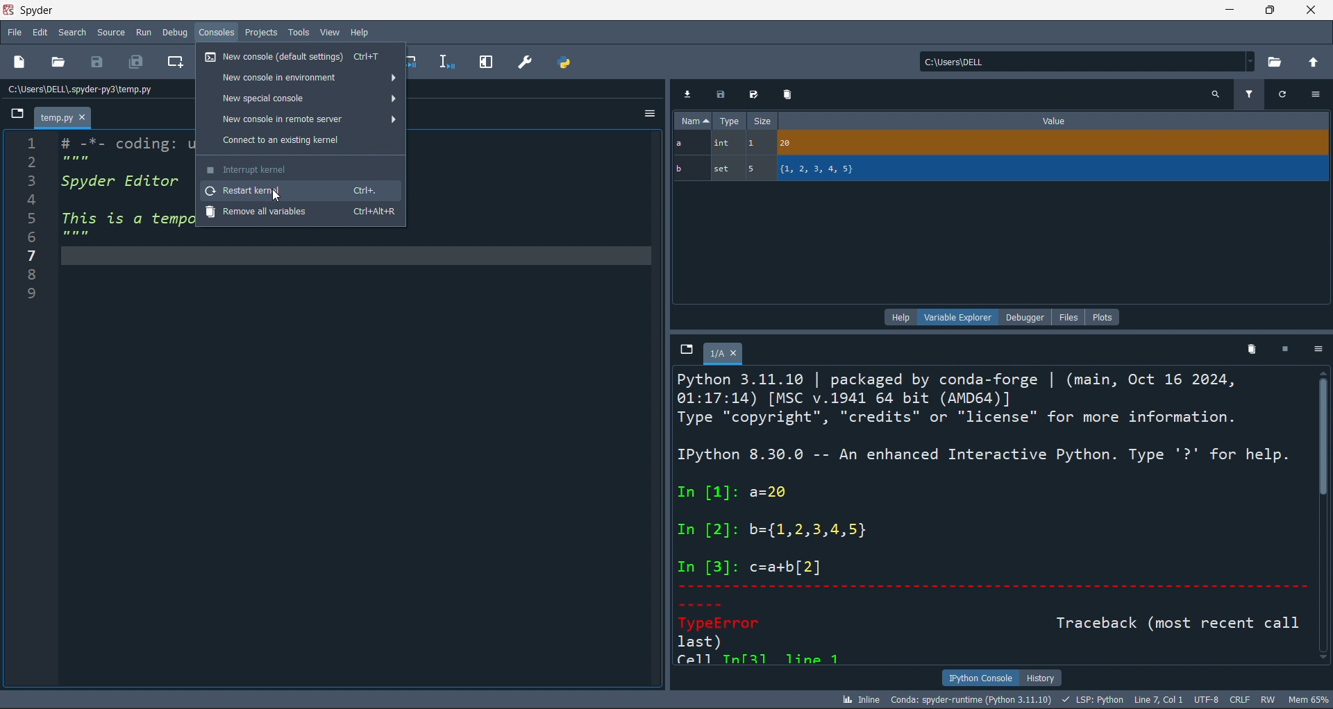 Image resolution: width=1333 pixels, height=709 pixels. Describe the element at coordinates (81, 89) in the screenshot. I see `c:\users\dell\.spyder-py3\temp.py` at that location.